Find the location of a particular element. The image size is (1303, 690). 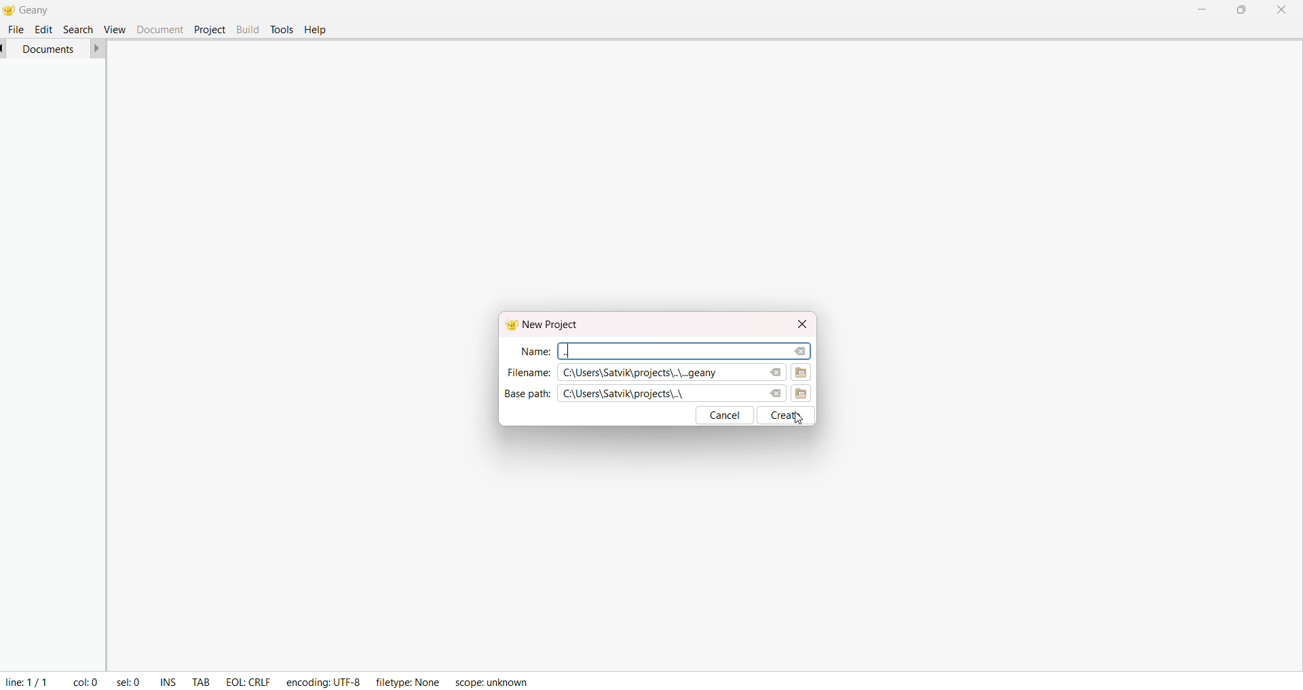

cursor is located at coordinates (799, 424).